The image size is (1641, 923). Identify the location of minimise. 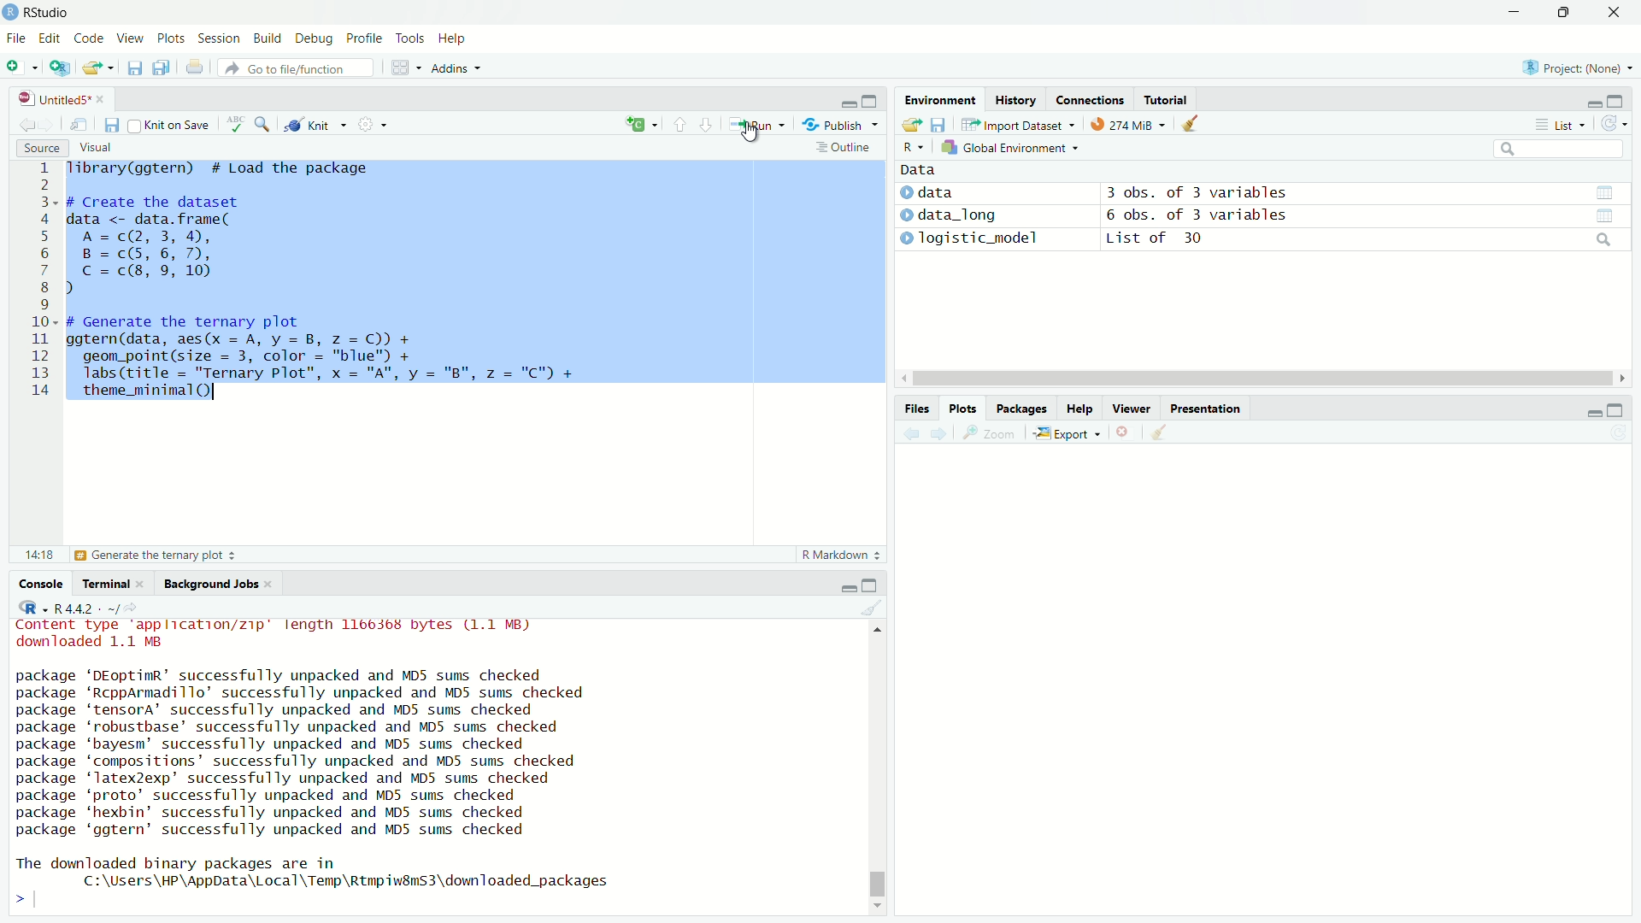
(1588, 412).